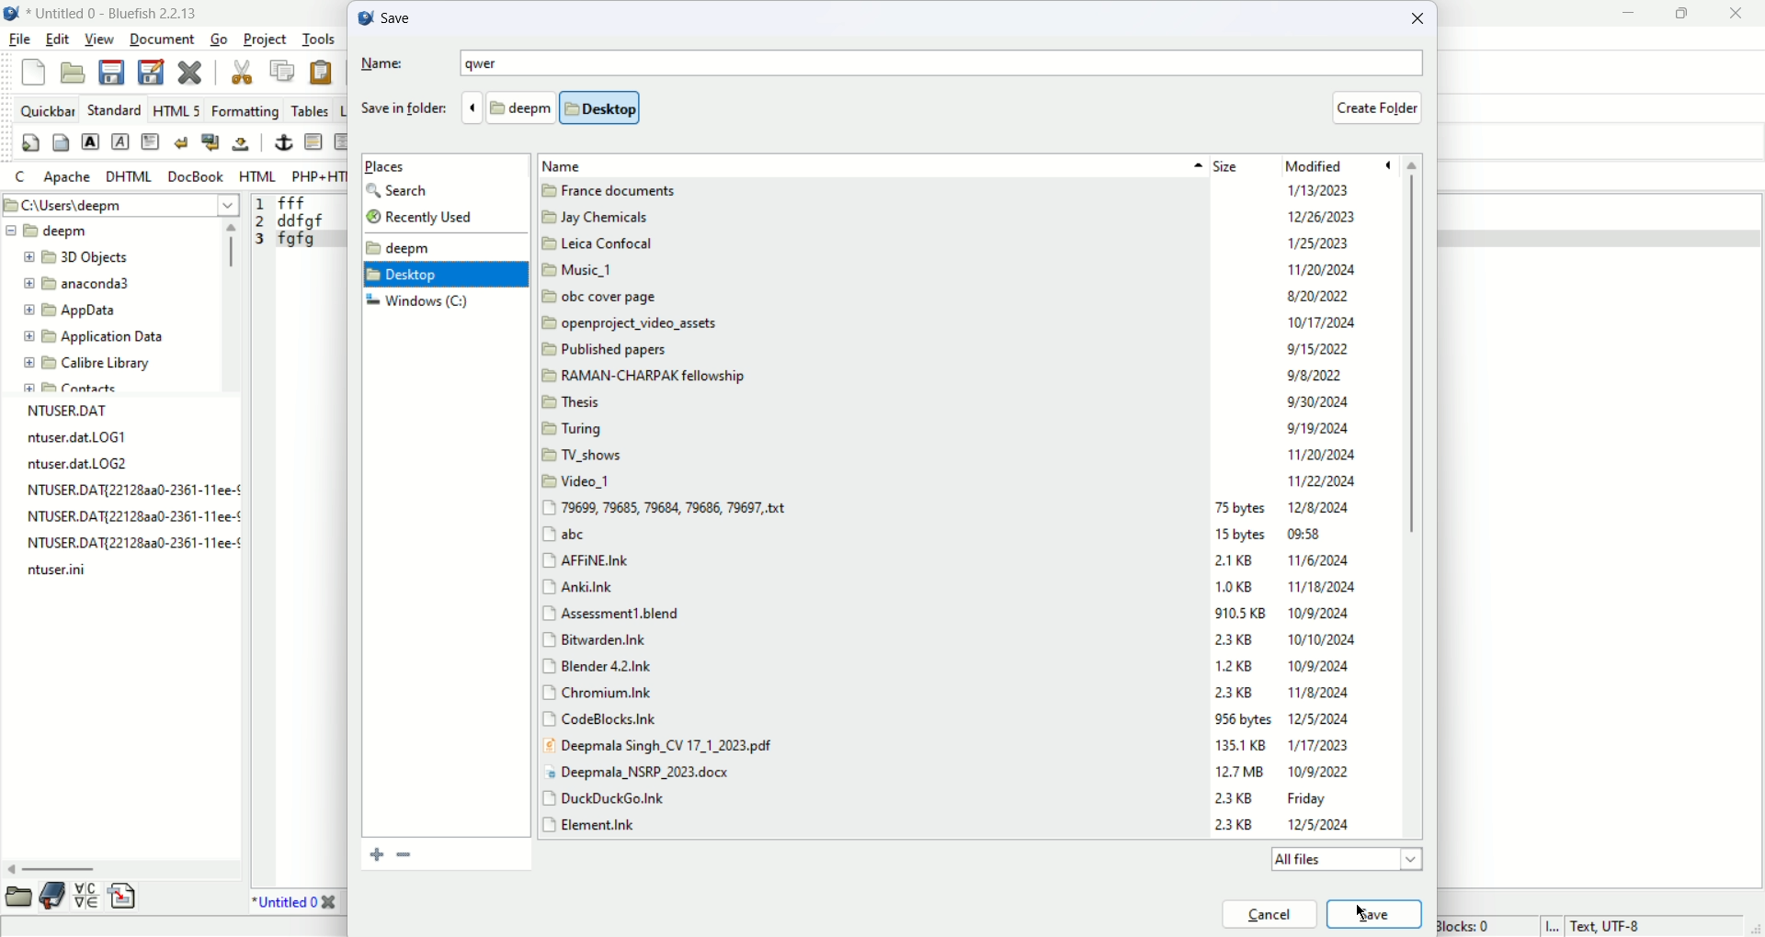 This screenshot has width=1765, height=937. What do you see at coordinates (124, 898) in the screenshot?
I see `snippet` at bounding box center [124, 898].